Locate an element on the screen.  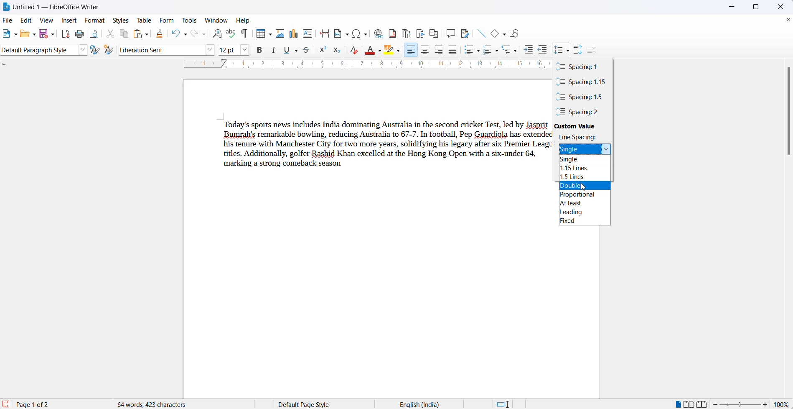
current style is located at coordinates (38, 51).